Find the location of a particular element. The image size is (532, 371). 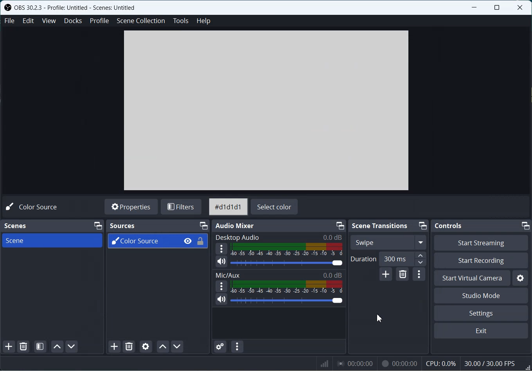

Mic/Aux 0.0dB is located at coordinates (279, 275).